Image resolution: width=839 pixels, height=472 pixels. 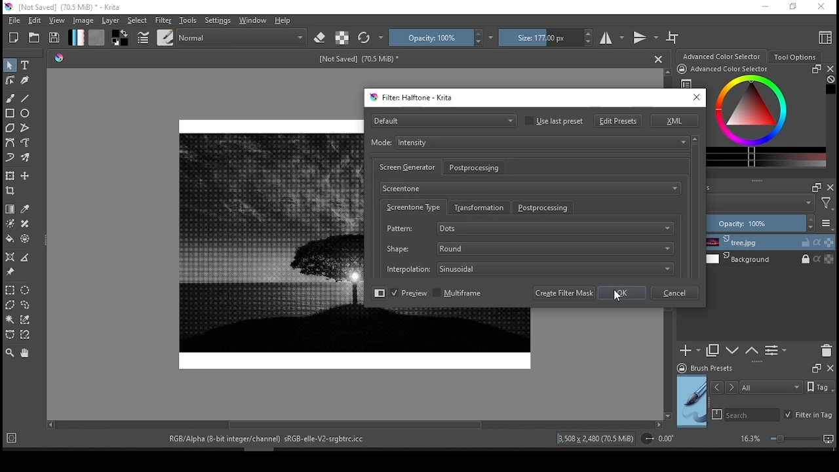 What do you see at coordinates (10, 191) in the screenshot?
I see `crop the image to an area` at bounding box center [10, 191].